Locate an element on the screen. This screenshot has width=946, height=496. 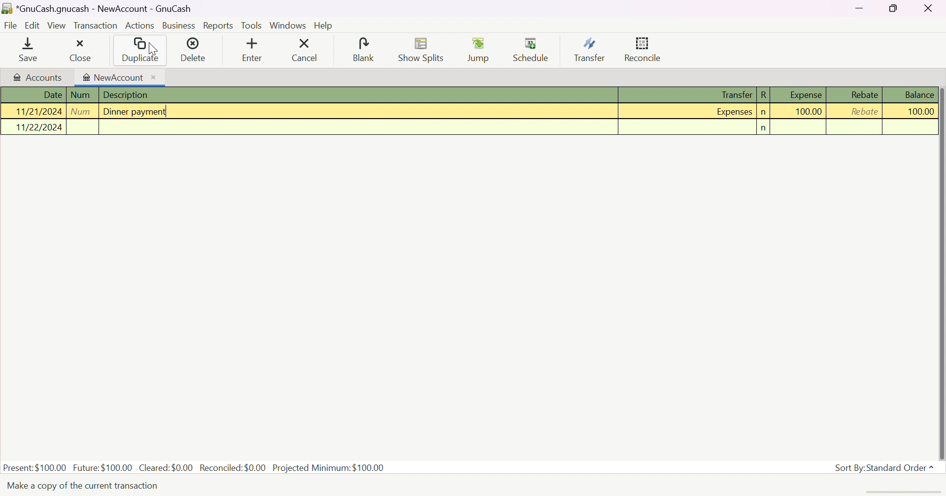
Description is located at coordinates (129, 95).